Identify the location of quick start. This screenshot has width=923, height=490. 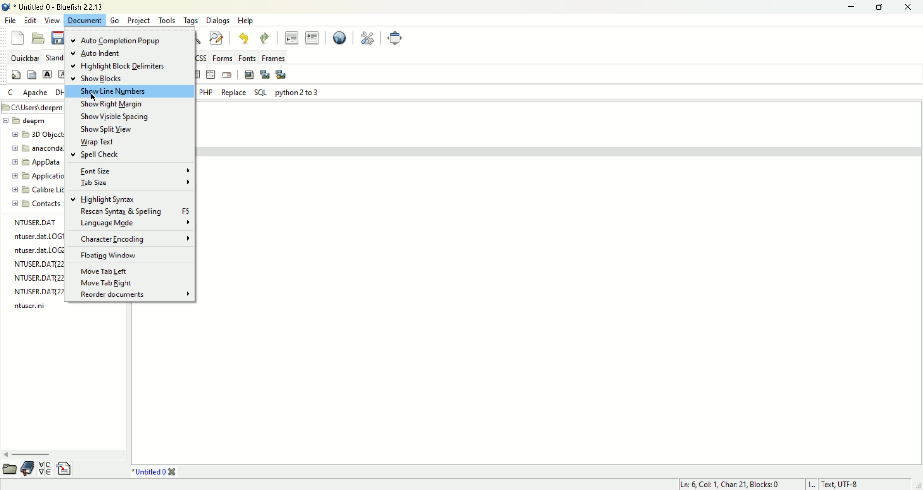
(16, 74).